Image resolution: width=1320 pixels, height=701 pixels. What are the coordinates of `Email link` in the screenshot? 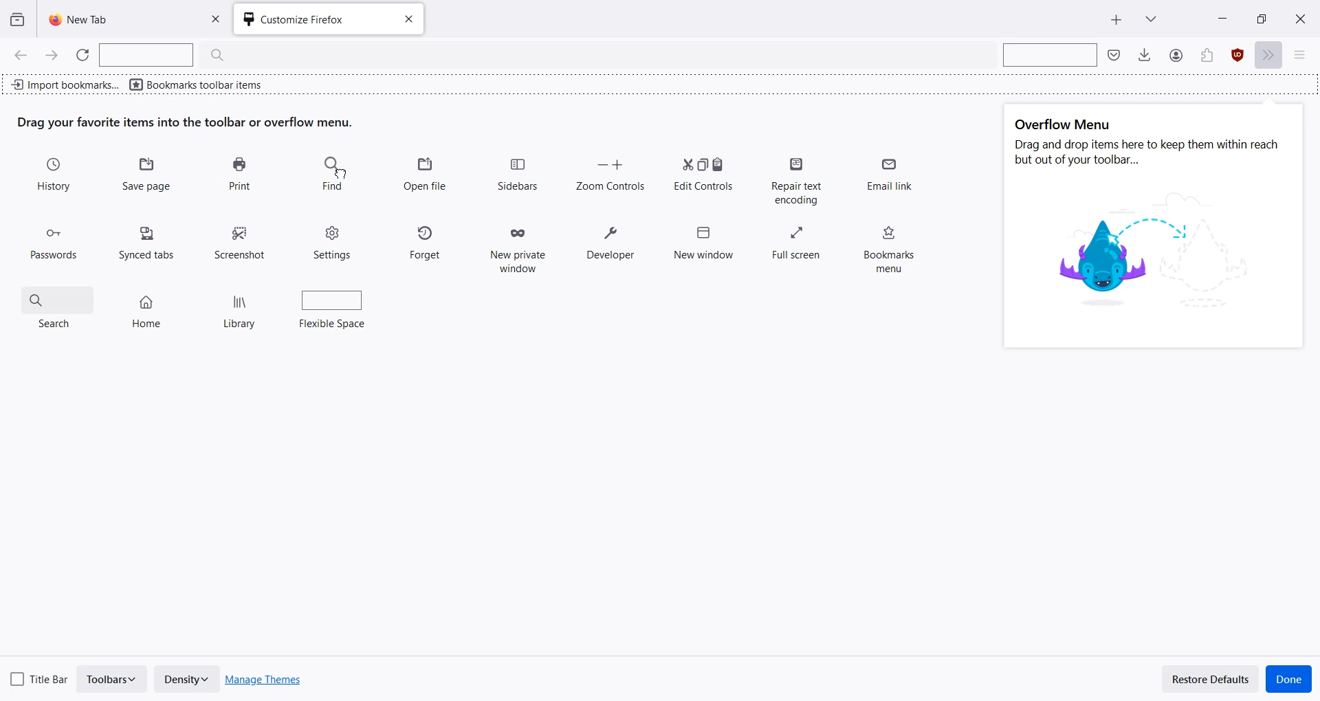 It's located at (888, 176).